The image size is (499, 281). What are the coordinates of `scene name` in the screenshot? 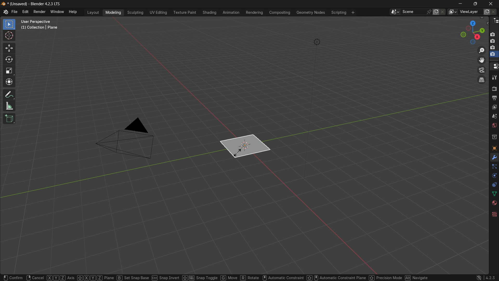 It's located at (411, 11).